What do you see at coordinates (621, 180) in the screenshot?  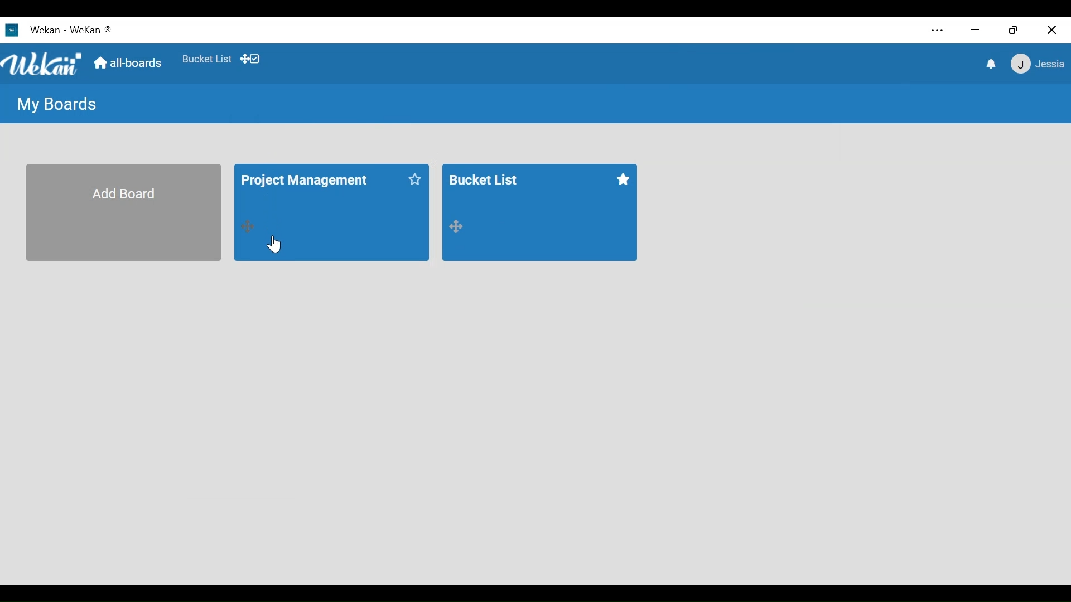 I see `star` at bounding box center [621, 180].